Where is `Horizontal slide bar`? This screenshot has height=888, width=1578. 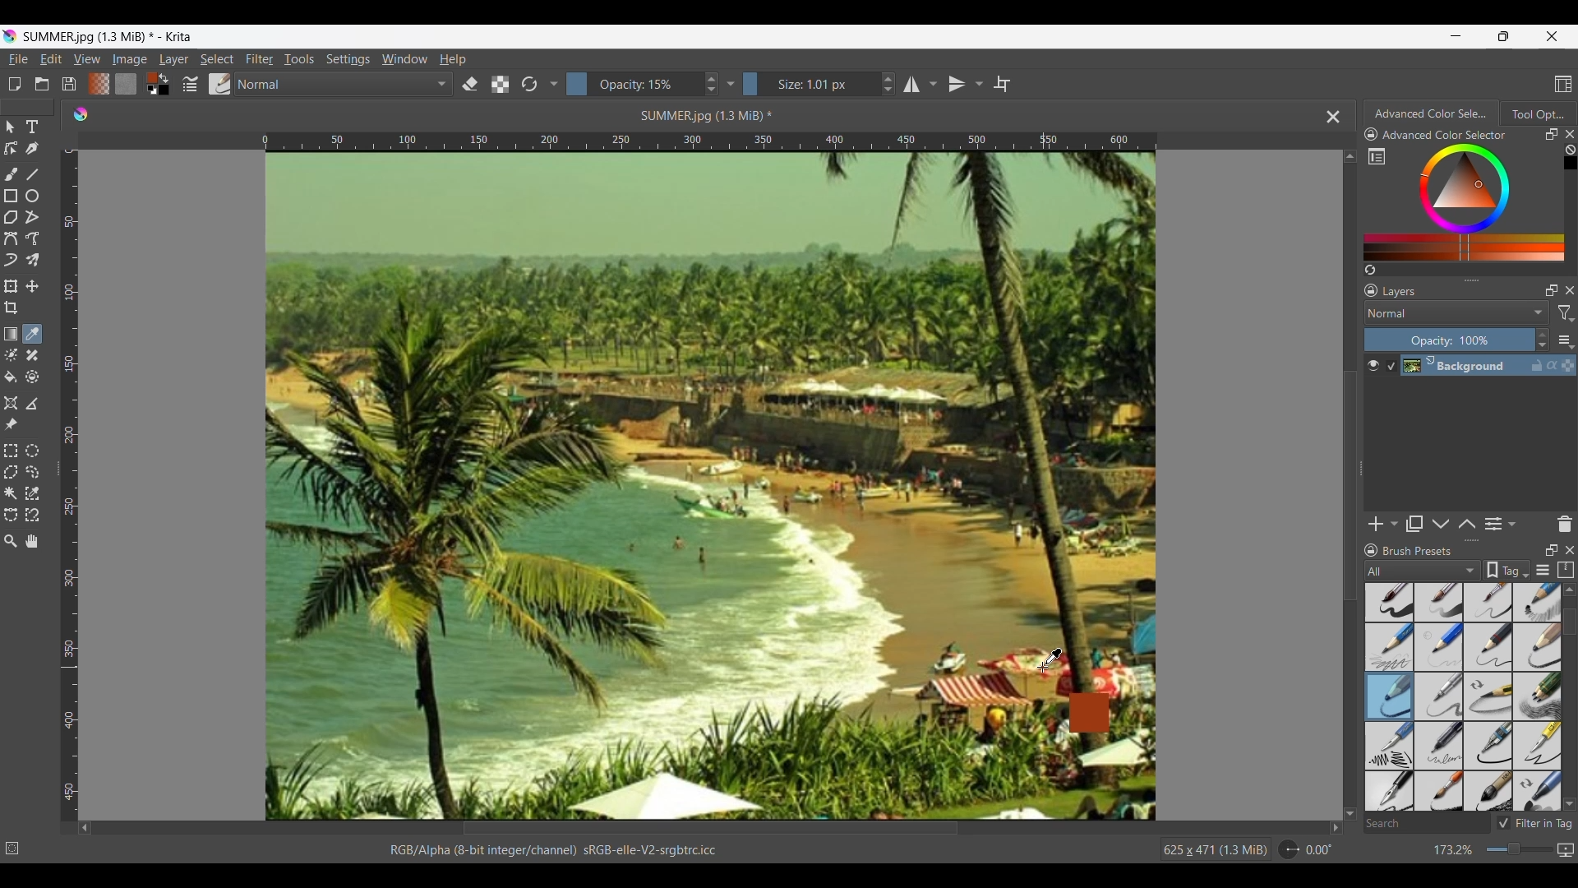
Horizontal slide bar is located at coordinates (710, 828).